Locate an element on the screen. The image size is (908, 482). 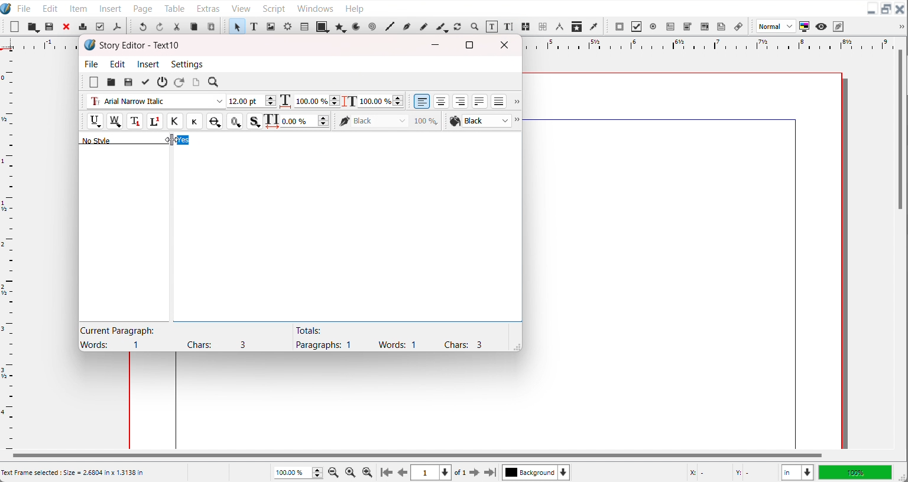
Update text frame is located at coordinates (196, 82).